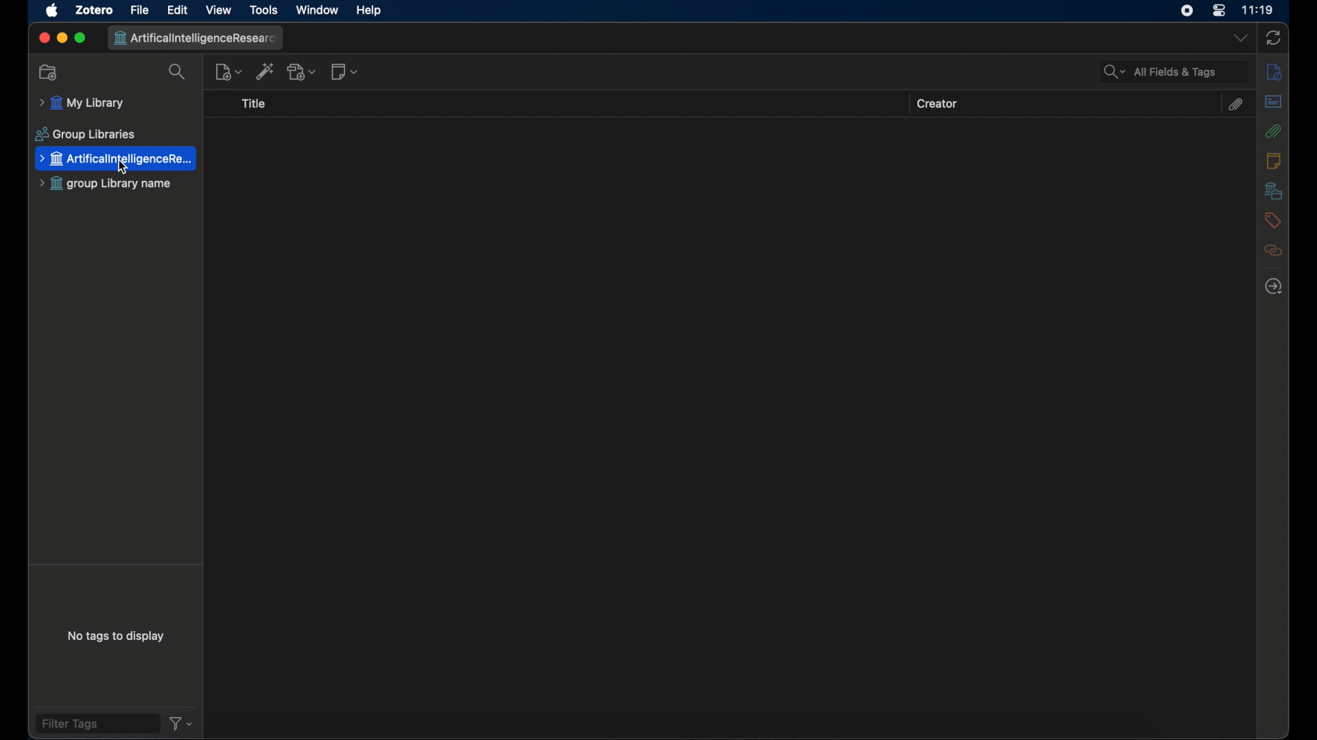 Image resolution: width=1317 pixels, height=740 pixels. Describe the element at coordinates (43, 39) in the screenshot. I see `close` at that location.